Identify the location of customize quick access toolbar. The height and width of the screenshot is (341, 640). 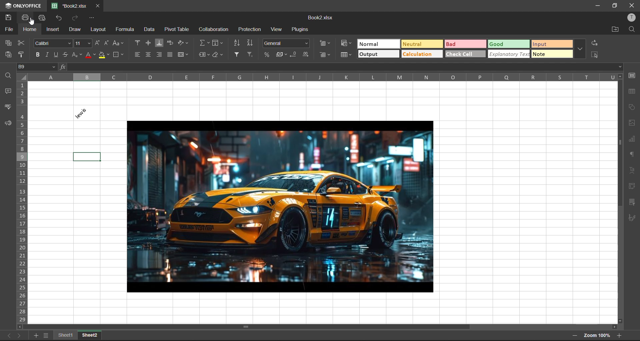
(94, 19).